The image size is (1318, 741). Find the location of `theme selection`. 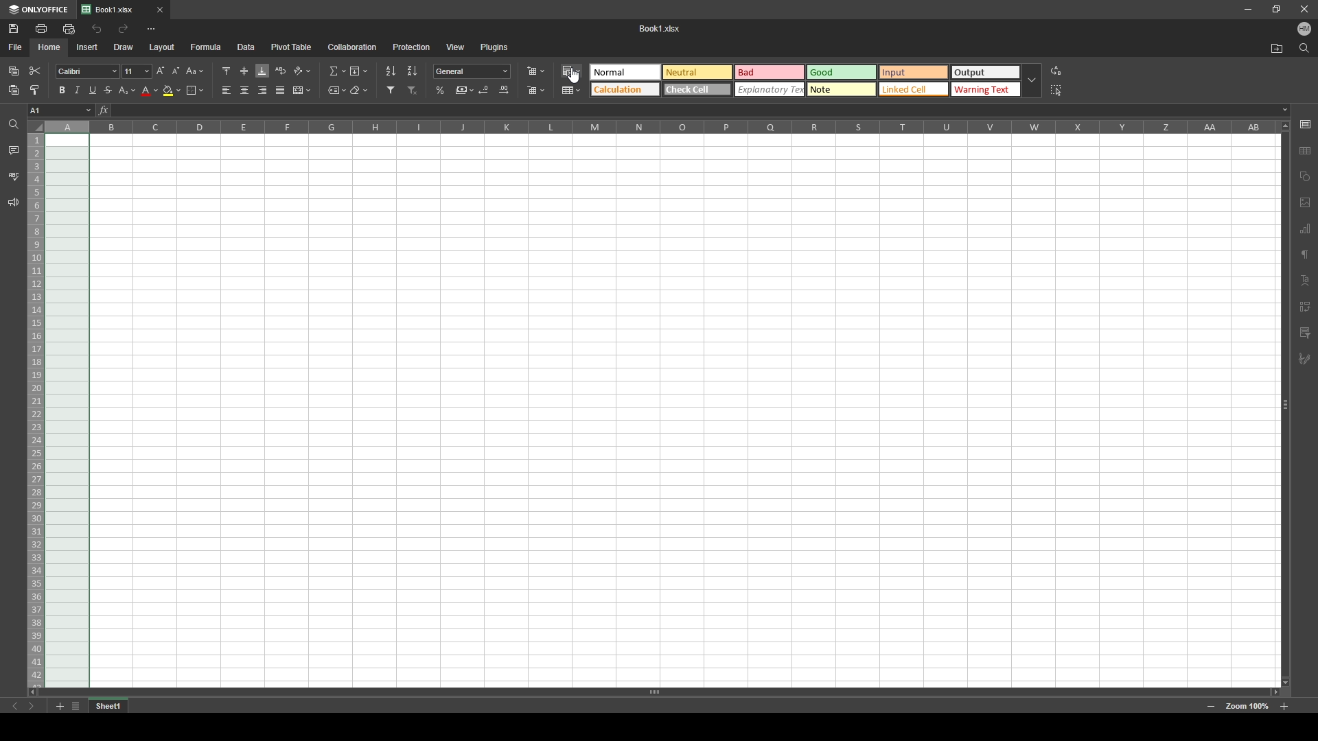

theme selection is located at coordinates (803, 81).